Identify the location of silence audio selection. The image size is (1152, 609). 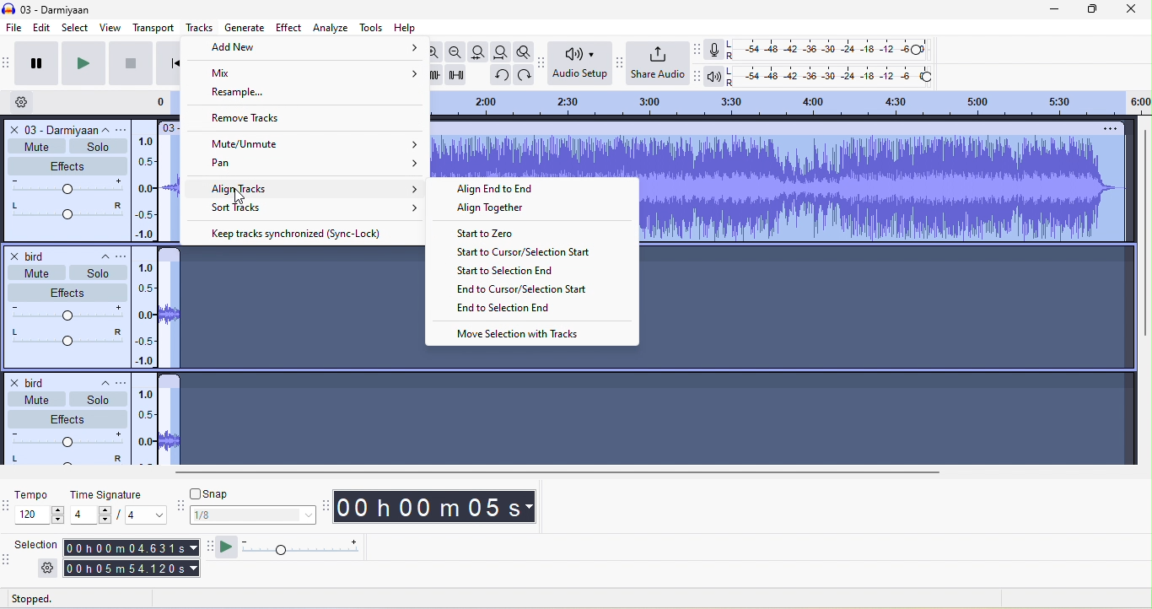
(460, 75).